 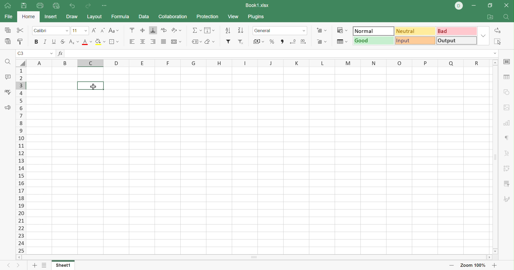 What do you see at coordinates (508, 154) in the screenshot?
I see `Text Art settings` at bounding box center [508, 154].